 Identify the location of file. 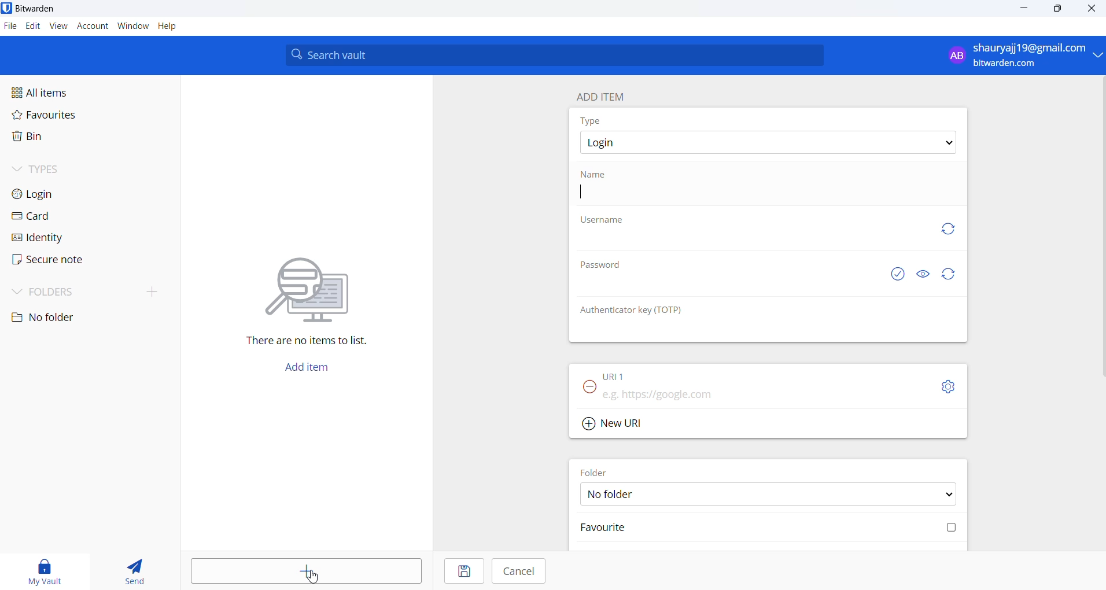
(10, 27).